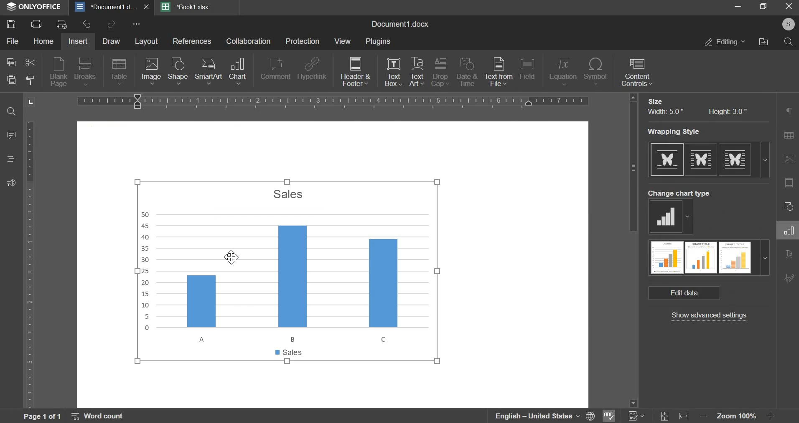  Describe the element at coordinates (336, 101) in the screenshot. I see `horizontal scale` at that location.